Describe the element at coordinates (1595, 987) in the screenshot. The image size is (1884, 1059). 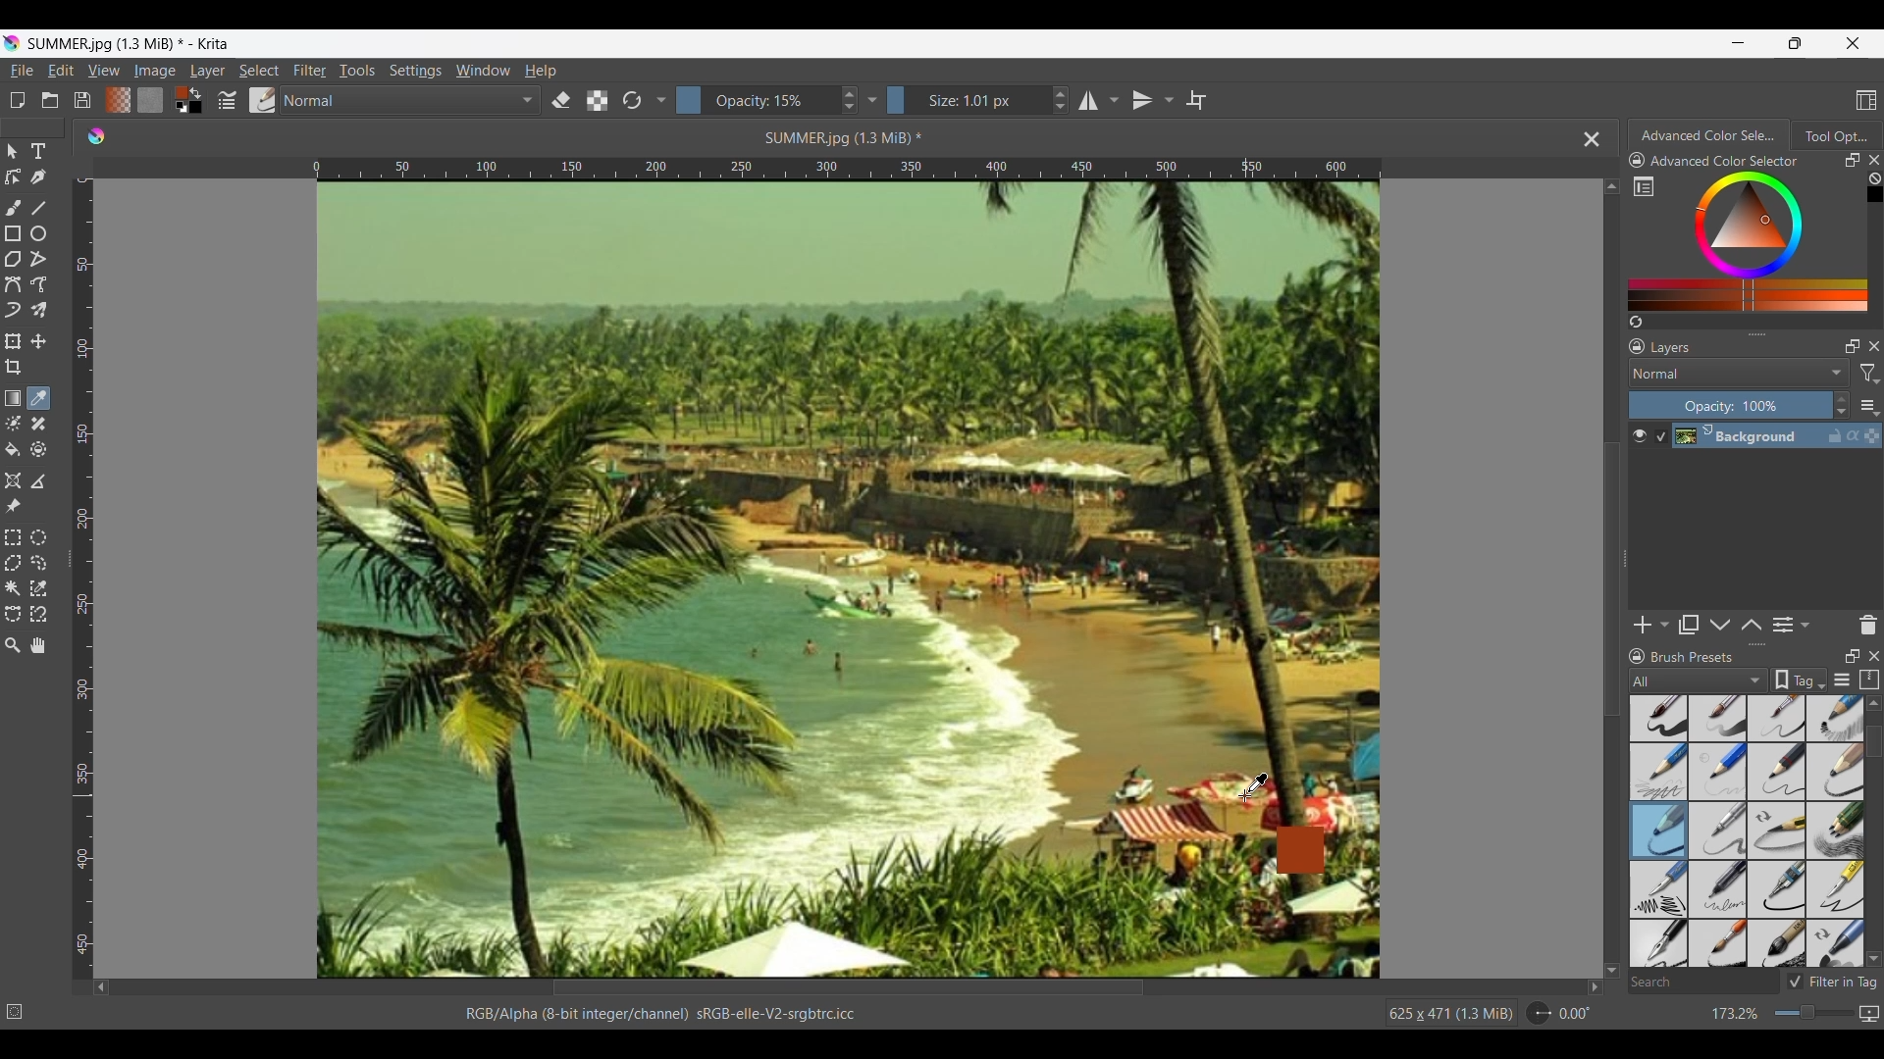
I see `Quick slide to right` at that location.